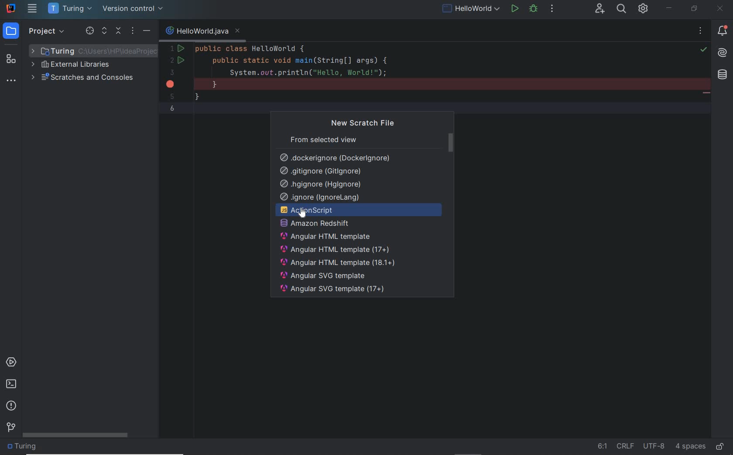 This screenshot has height=455, width=733. I want to click on terminal, so click(11, 385).